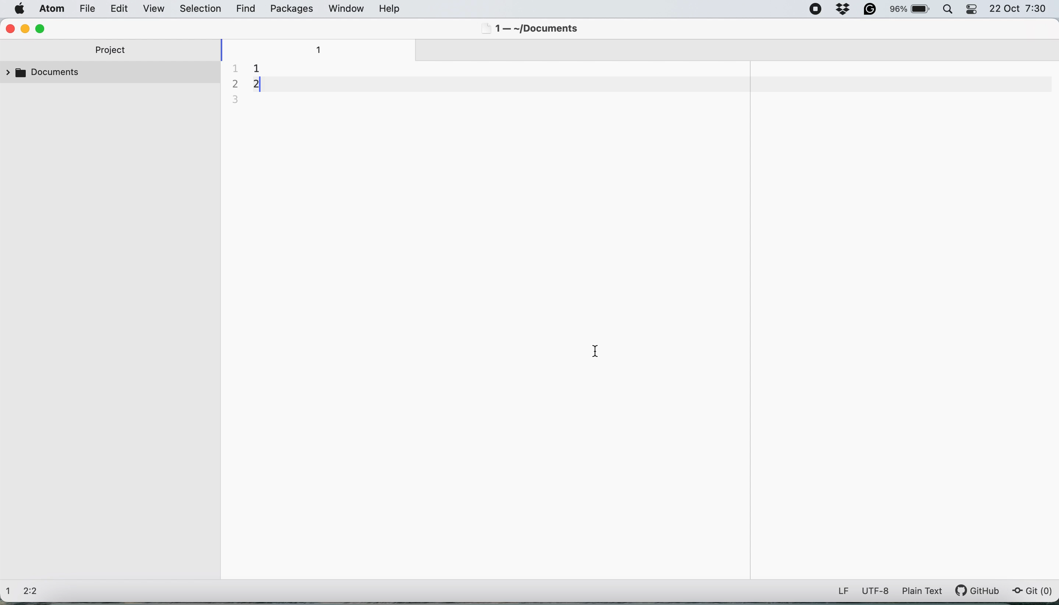  I want to click on battery, so click(908, 10).